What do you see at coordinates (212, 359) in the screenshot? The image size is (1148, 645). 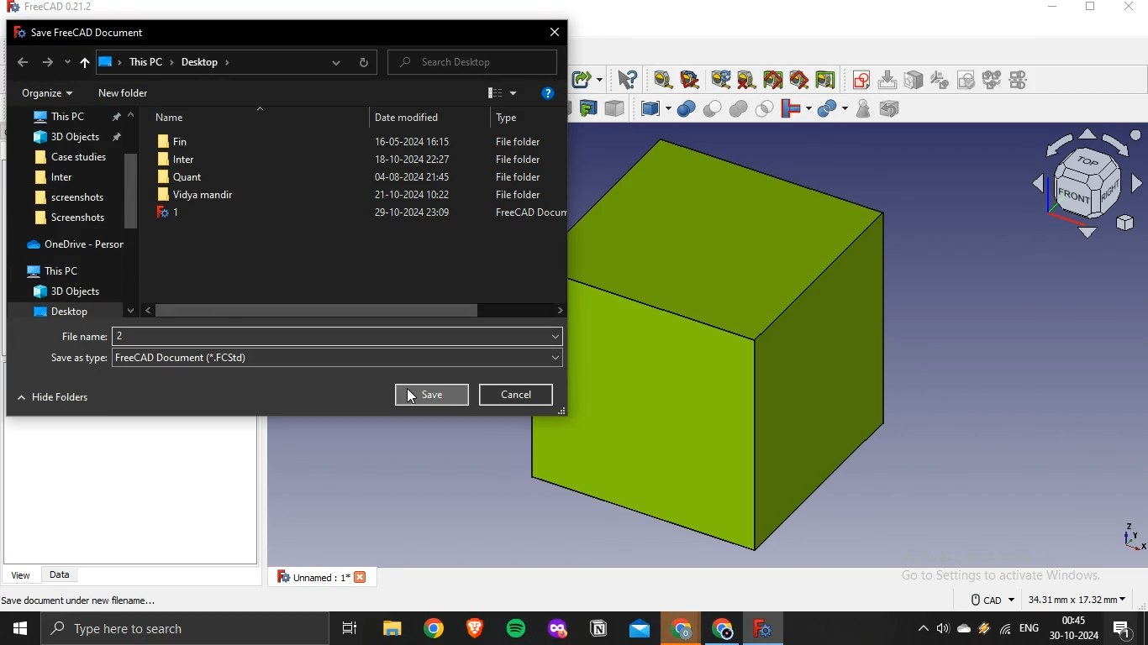 I see `freecad document` at bounding box center [212, 359].